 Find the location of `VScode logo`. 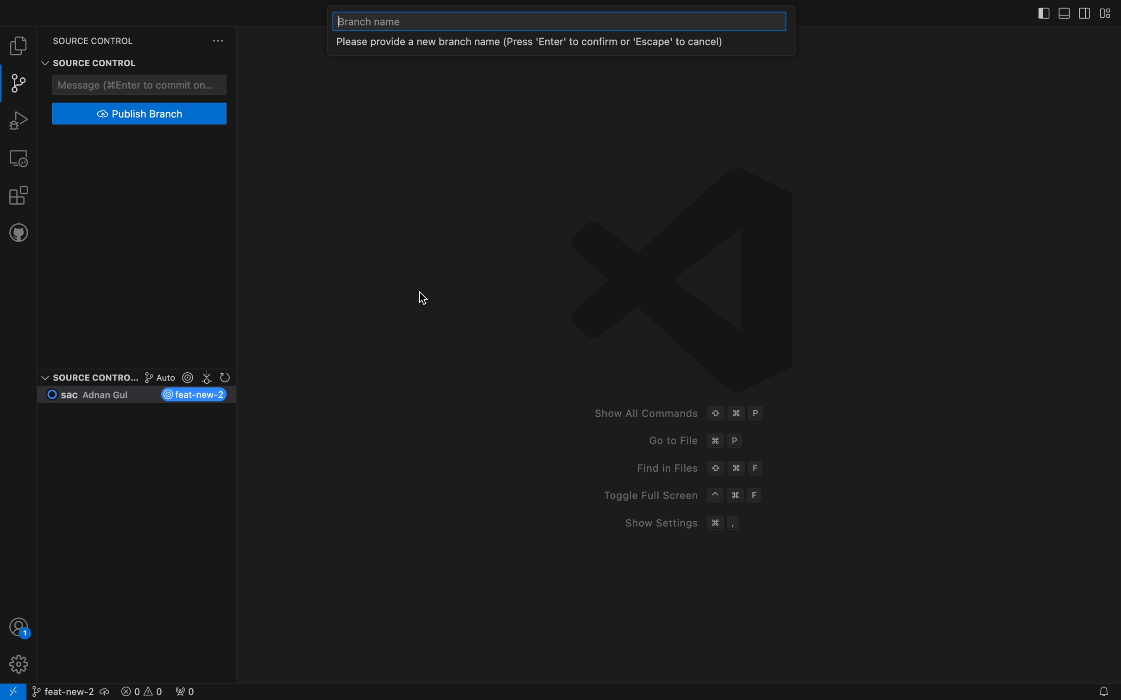

VScode logo is located at coordinates (679, 276).